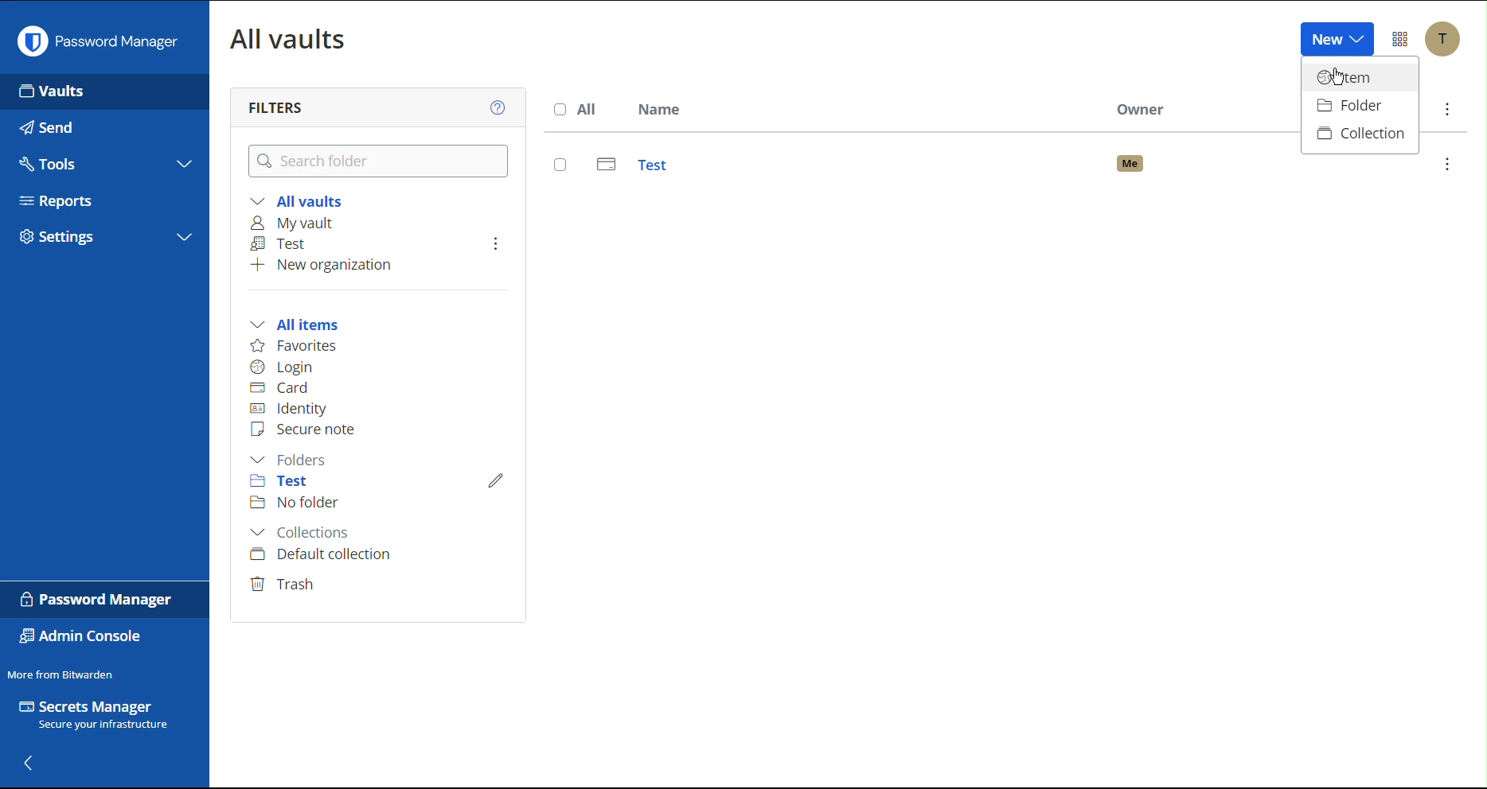  What do you see at coordinates (380, 161) in the screenshot?
I see `Search Folder` at bounding box center [380, 161].